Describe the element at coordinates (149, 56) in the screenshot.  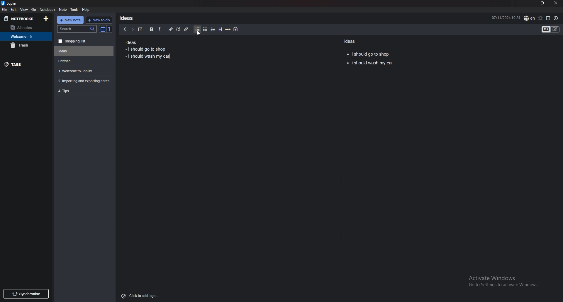
I see `i should wash my car` at that location.